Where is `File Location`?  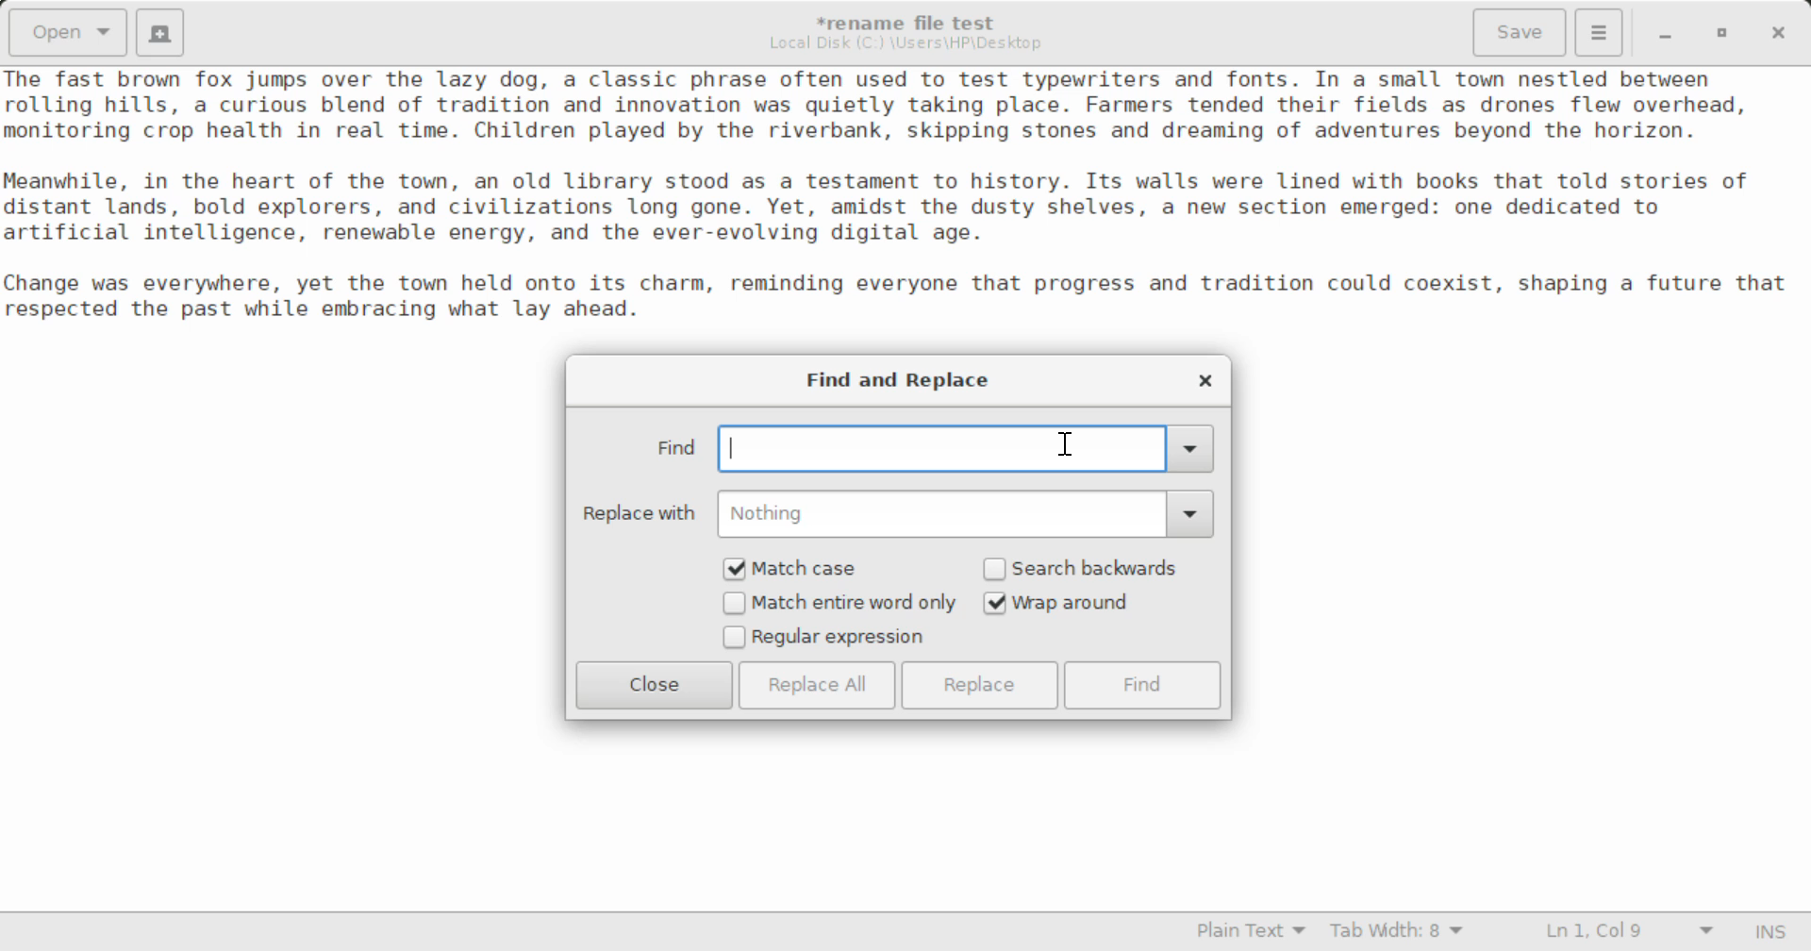 File Location is located at coordinates (910, 45).